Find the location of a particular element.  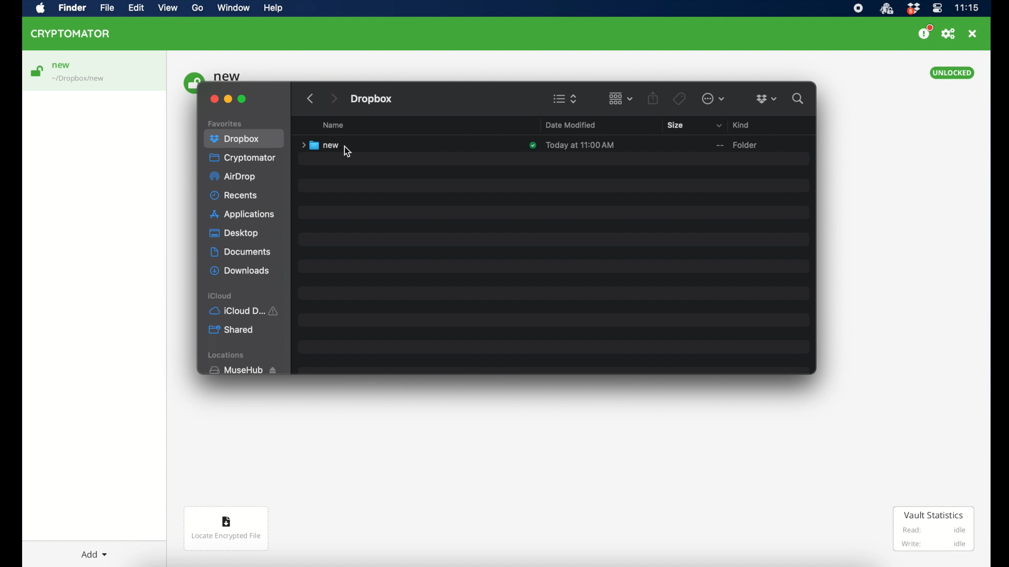

Dropbox is located at coordinates (375, 98).